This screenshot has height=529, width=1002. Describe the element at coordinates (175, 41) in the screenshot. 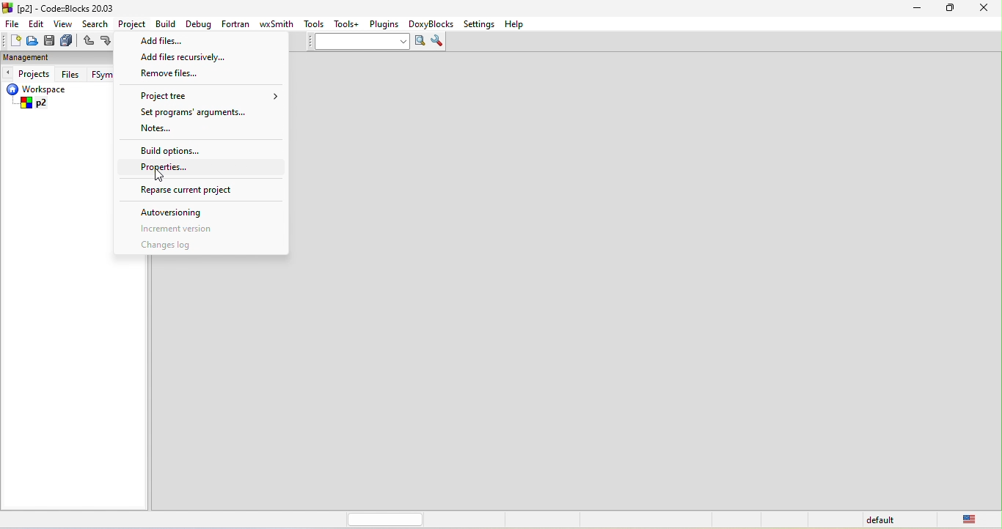

I see `add files` at that location.